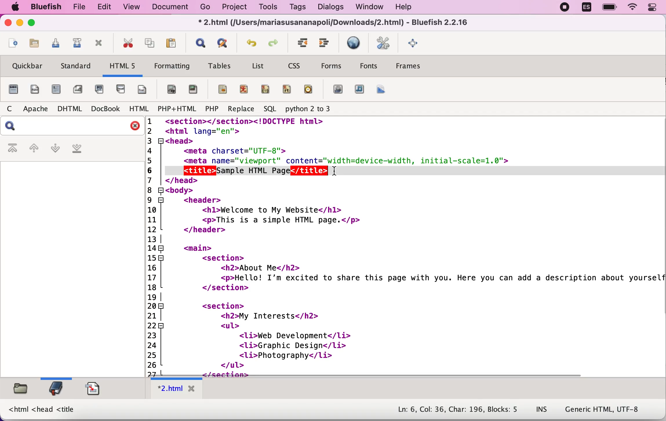  I want to click on redo, so click(277, 43).